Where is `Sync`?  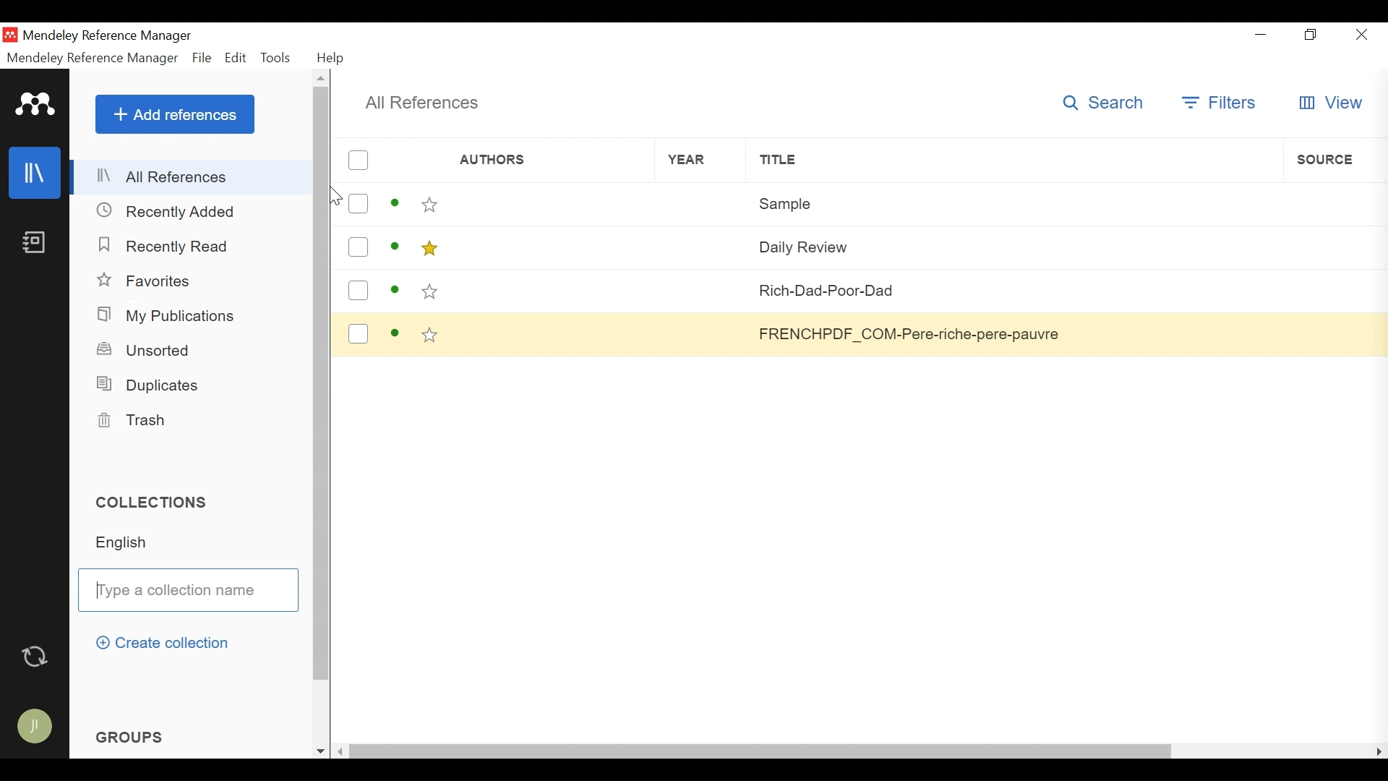 Sync is located at coordinates (36, 654).